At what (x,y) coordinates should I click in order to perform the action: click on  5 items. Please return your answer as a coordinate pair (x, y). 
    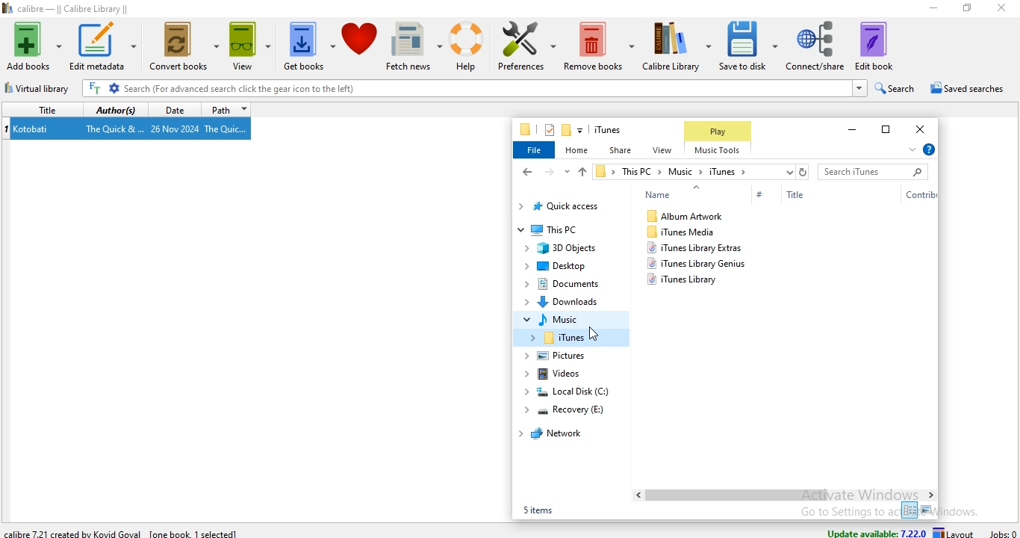
    Looking at the image, I should click on (536, 510).